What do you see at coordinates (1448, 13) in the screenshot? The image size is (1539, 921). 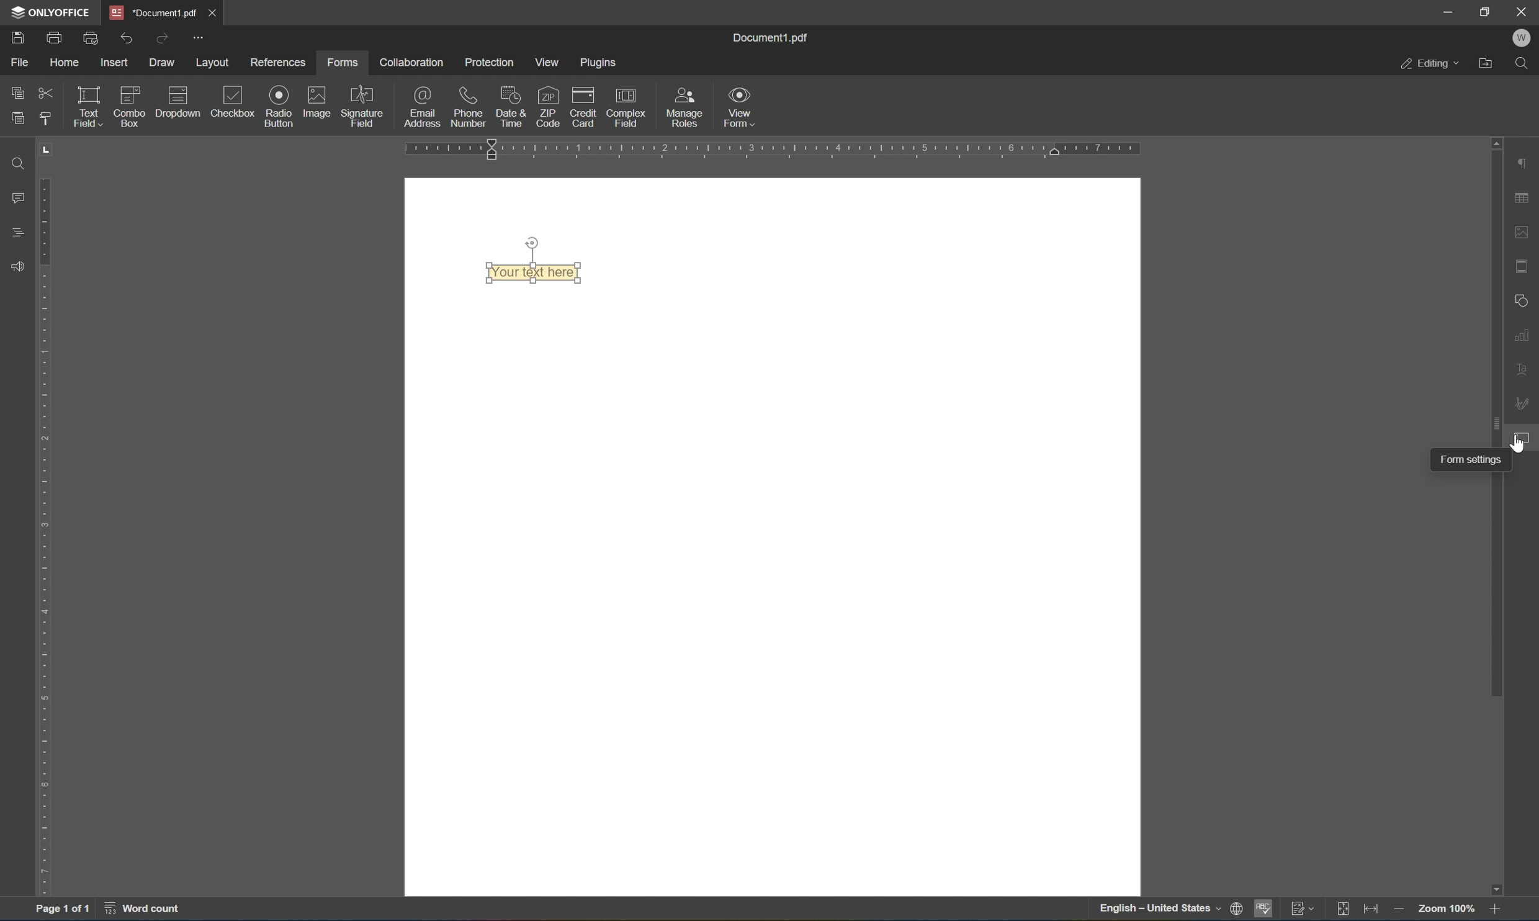 I see `minimize` at bounding box center [1448, 13].